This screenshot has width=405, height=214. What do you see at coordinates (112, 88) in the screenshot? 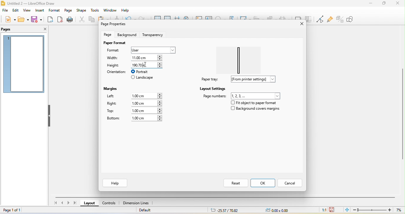
I see `margins` at bounding box center [112, 88].